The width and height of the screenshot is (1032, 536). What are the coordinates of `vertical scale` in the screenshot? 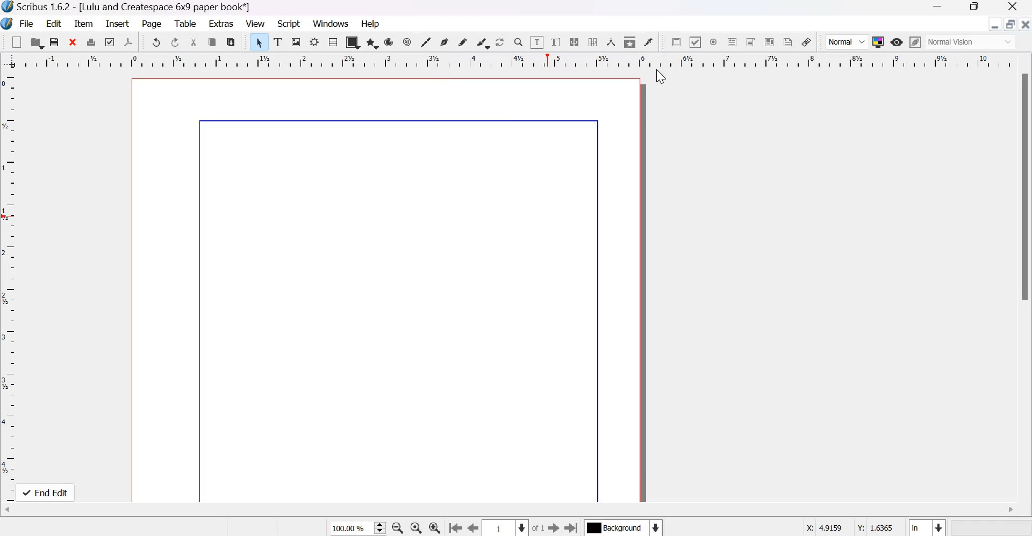 It's located at (11, 285).